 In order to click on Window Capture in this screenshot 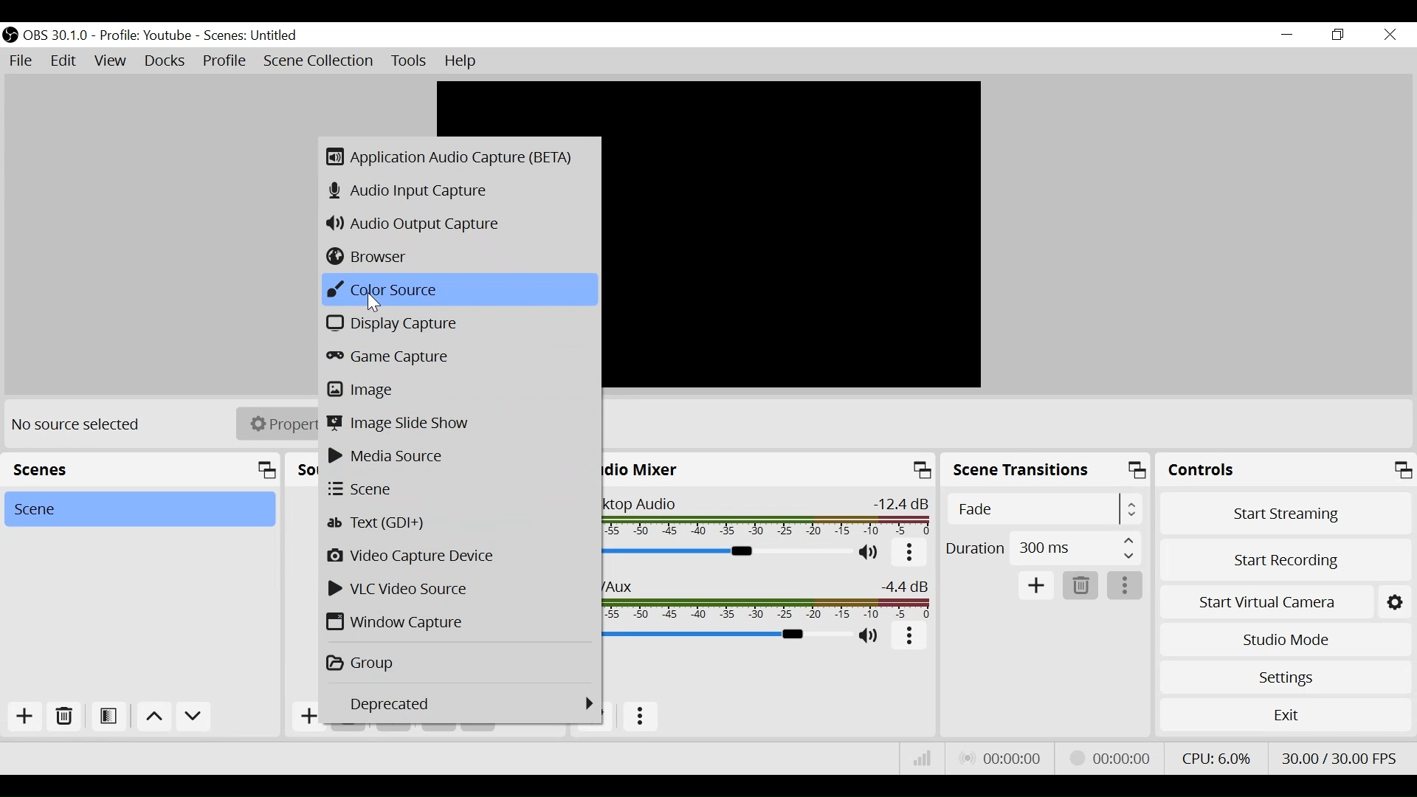, I will do `click(458, 623)`.